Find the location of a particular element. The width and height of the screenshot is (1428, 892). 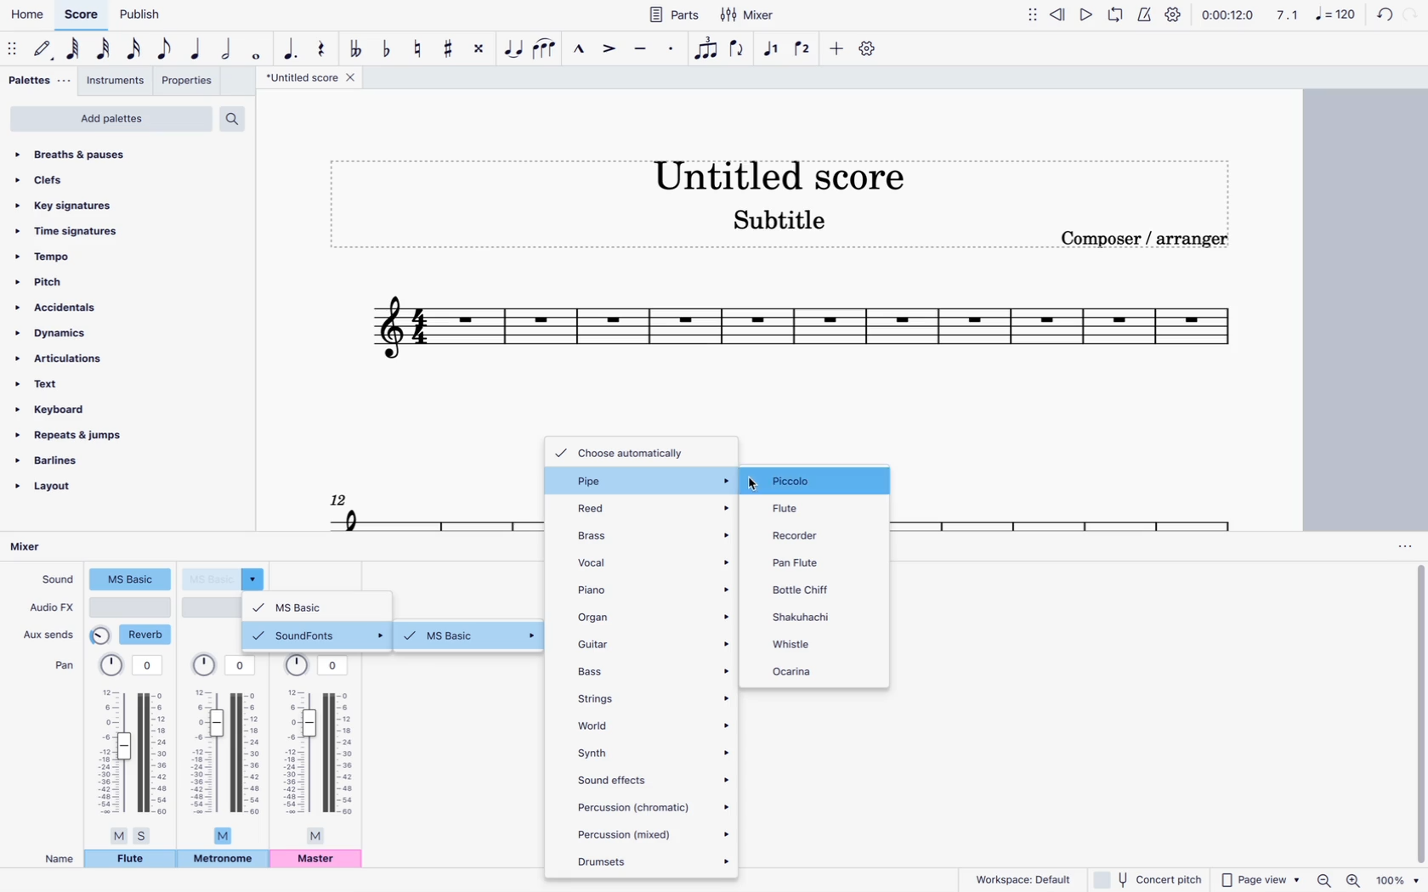

pan is located at coordinates (320, 749).